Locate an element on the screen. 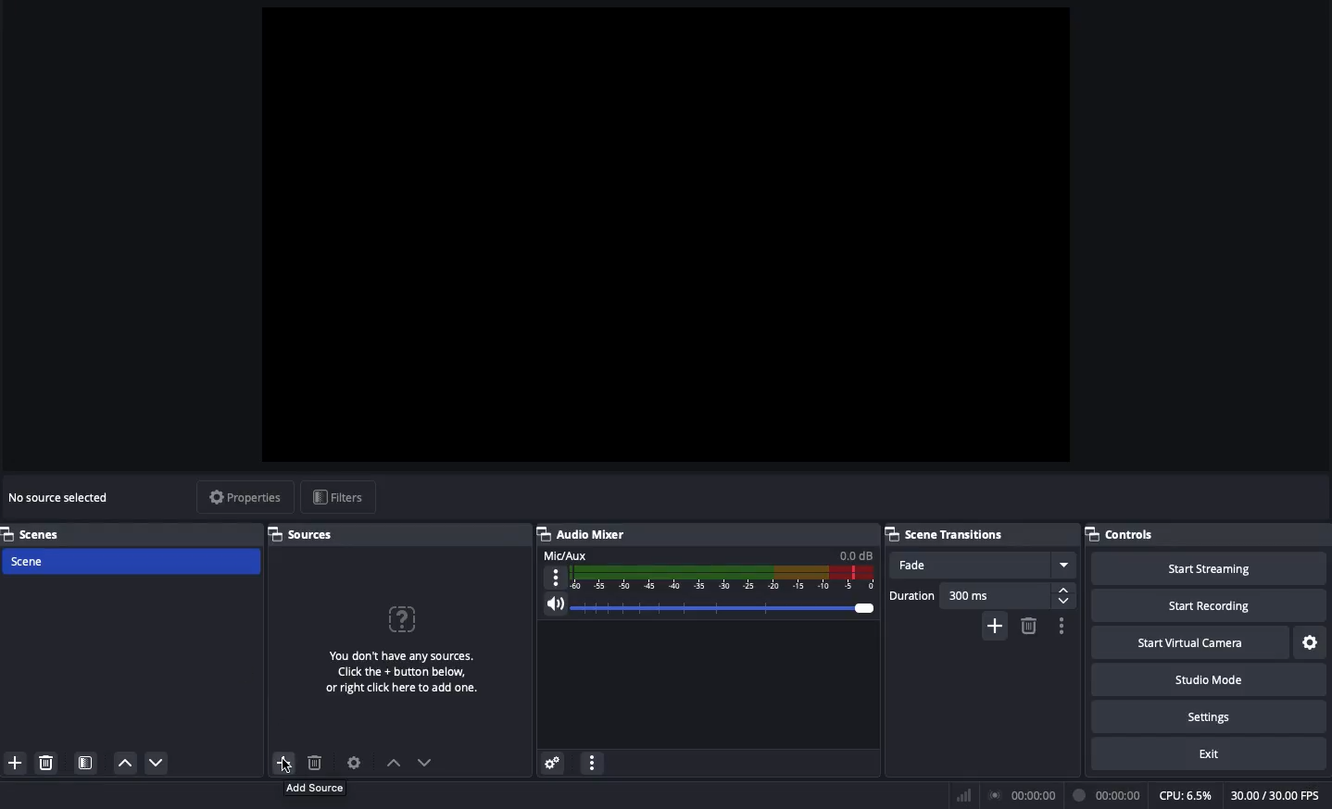 The height and width of the screenshot is (809, 1332). Broadcast is located at coordinates (1020, 795).